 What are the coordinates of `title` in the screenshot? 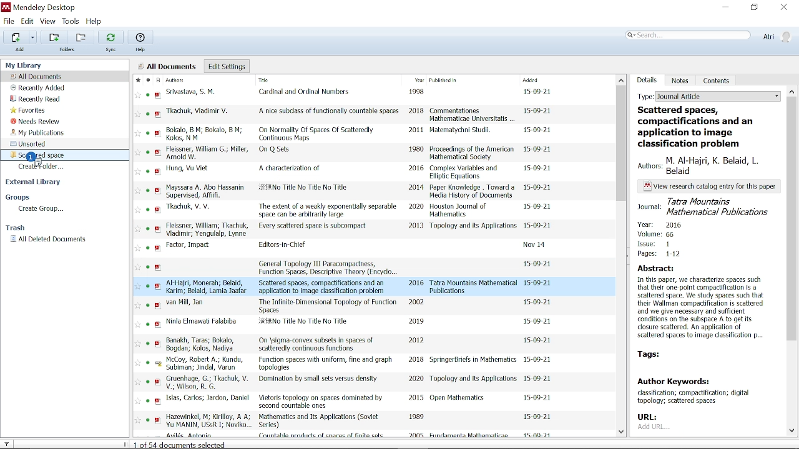 It's located at (277, 150).